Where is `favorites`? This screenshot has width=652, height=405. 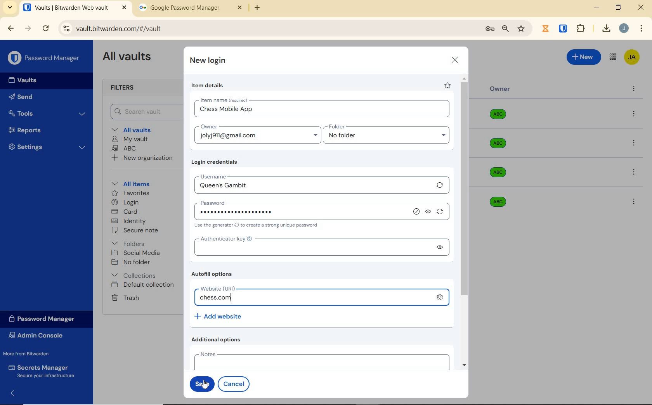 favorites is located at coordinates (131, 194).